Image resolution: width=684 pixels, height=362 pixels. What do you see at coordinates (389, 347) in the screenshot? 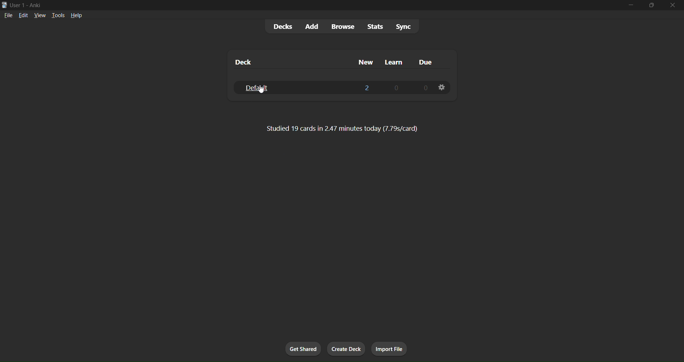
I see `import file` at bounding box center [389, 347].